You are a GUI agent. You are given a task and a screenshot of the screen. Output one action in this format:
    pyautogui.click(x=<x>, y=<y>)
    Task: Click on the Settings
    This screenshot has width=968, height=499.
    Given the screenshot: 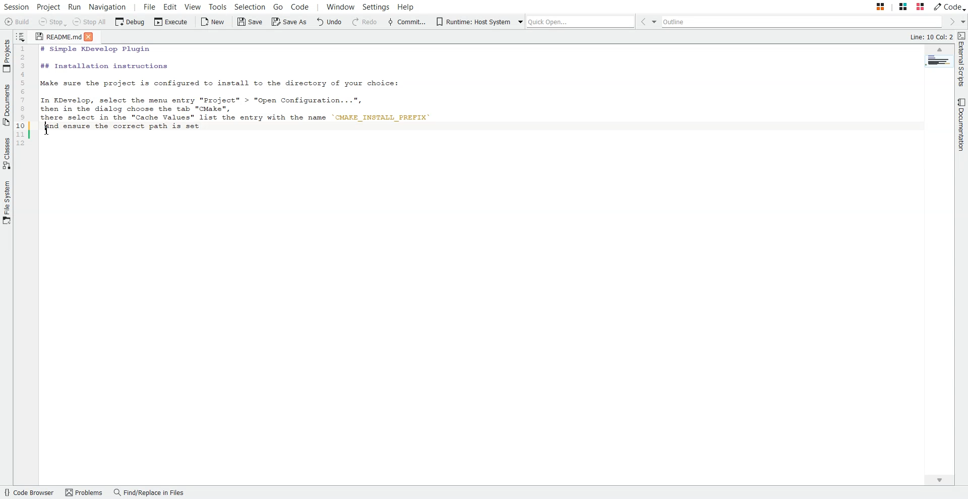 What is the action you would take?
    pyautogui.click(x=377, y=6)
    